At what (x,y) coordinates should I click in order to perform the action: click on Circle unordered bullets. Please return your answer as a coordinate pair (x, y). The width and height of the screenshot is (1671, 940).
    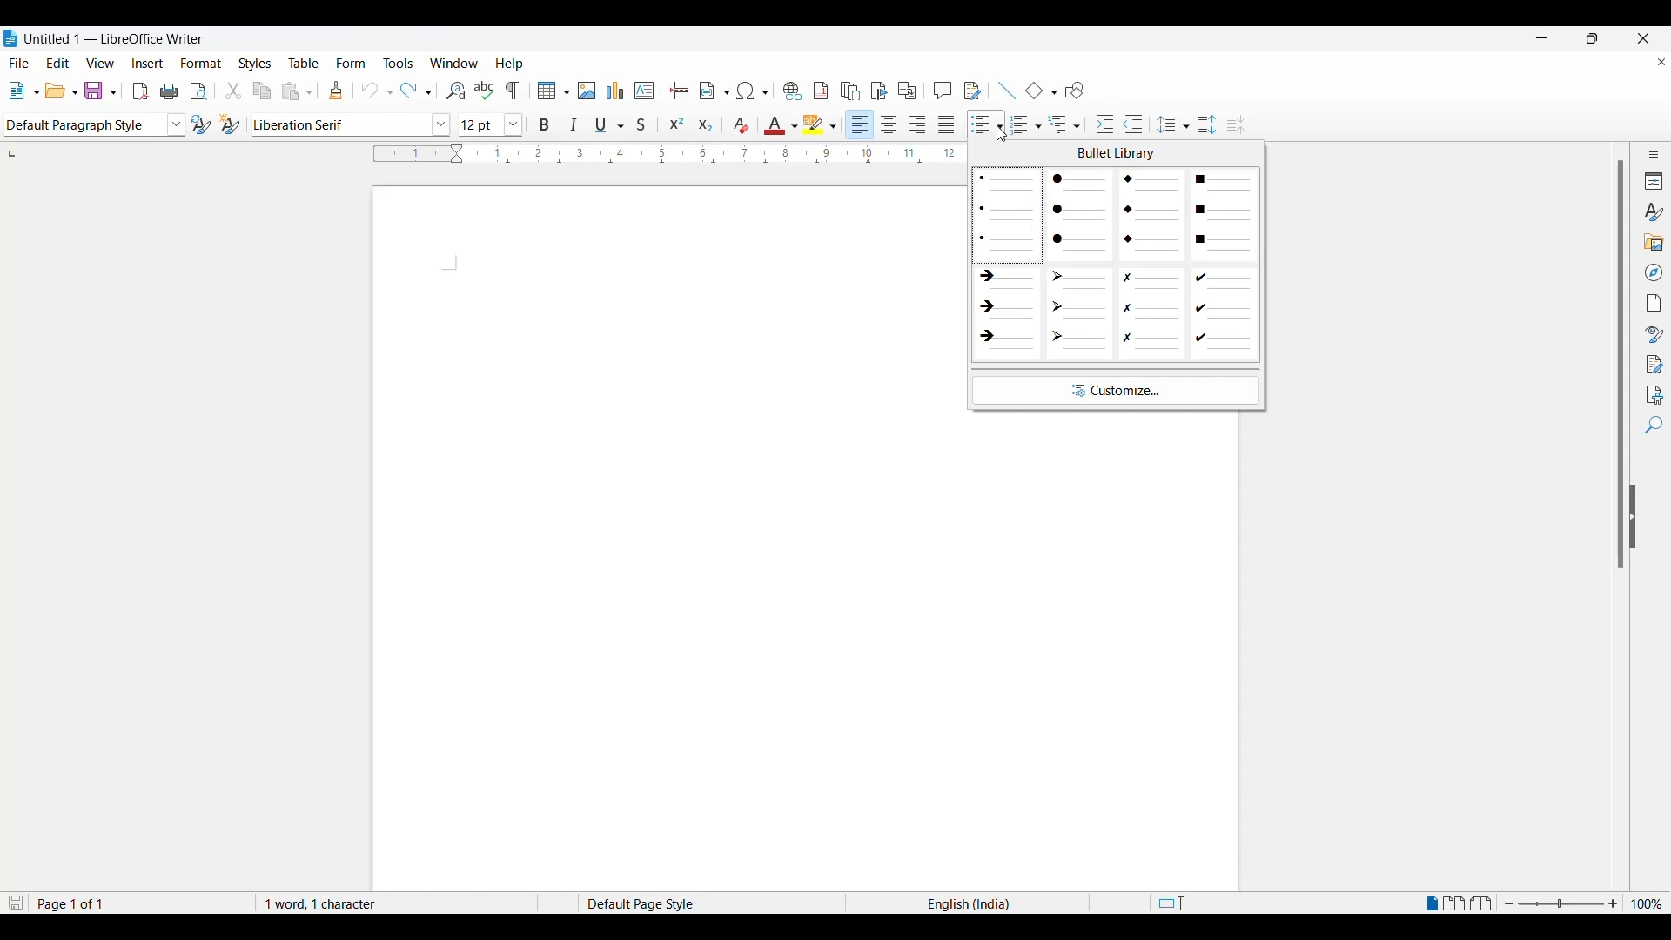
    Looking at the image, I should click on (1079, 214).